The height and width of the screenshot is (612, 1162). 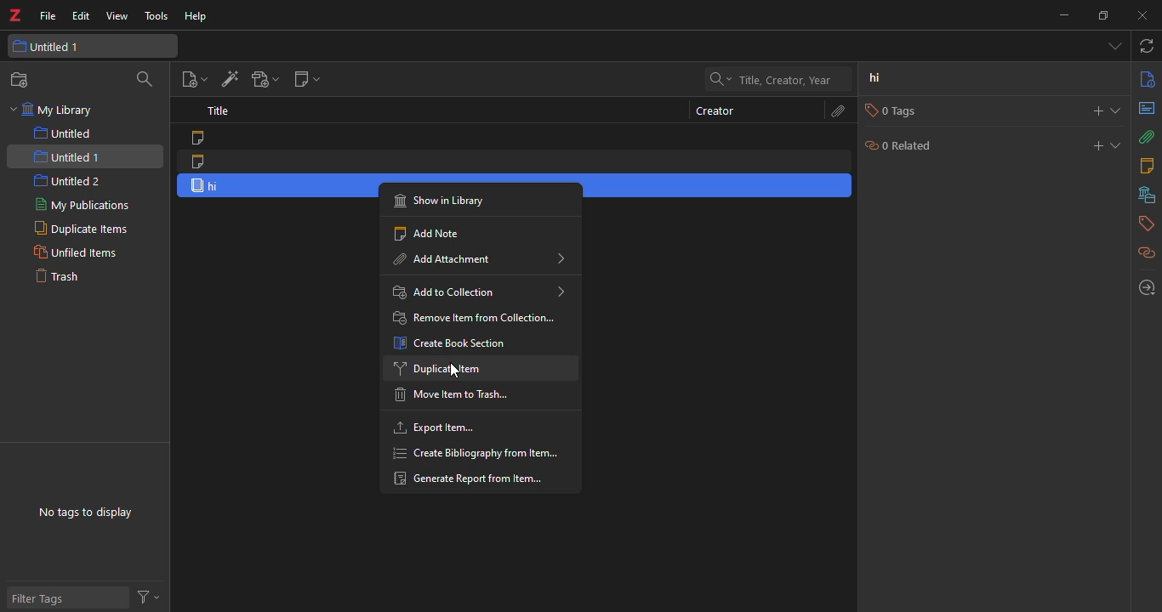 What do you see at coordinates (453, 394) in the screenshot?
I see `move item to trash` at bounding box center [453, 394].